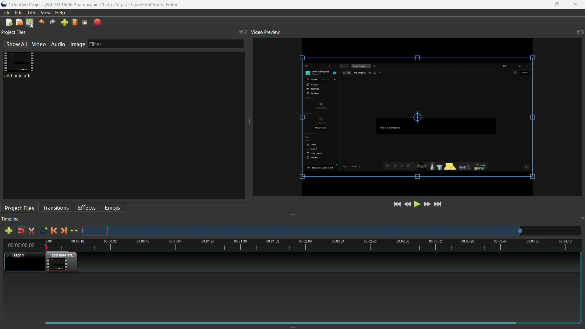 The image size is (585, 329). Describe the element at coordinates (20, 231) in the screenshot. I see `disable snap` at that location.